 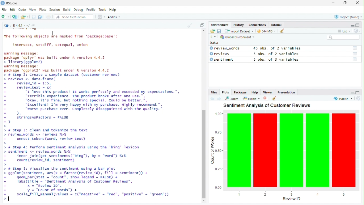 What do you see at coordinates (357, 25) in the screenshot?
I see `Maximize` at bounding box center [357, 25].